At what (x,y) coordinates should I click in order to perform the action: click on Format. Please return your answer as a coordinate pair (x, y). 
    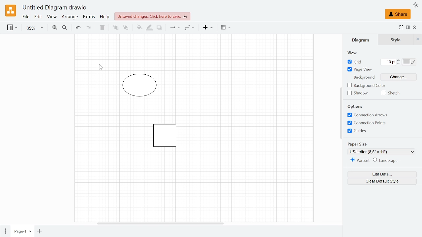
    Looking at the image, I should click on (408, 27).